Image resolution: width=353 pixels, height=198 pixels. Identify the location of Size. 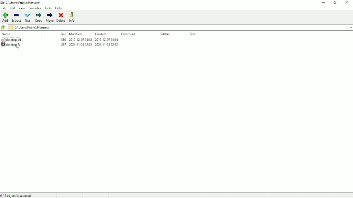
(63, 34).